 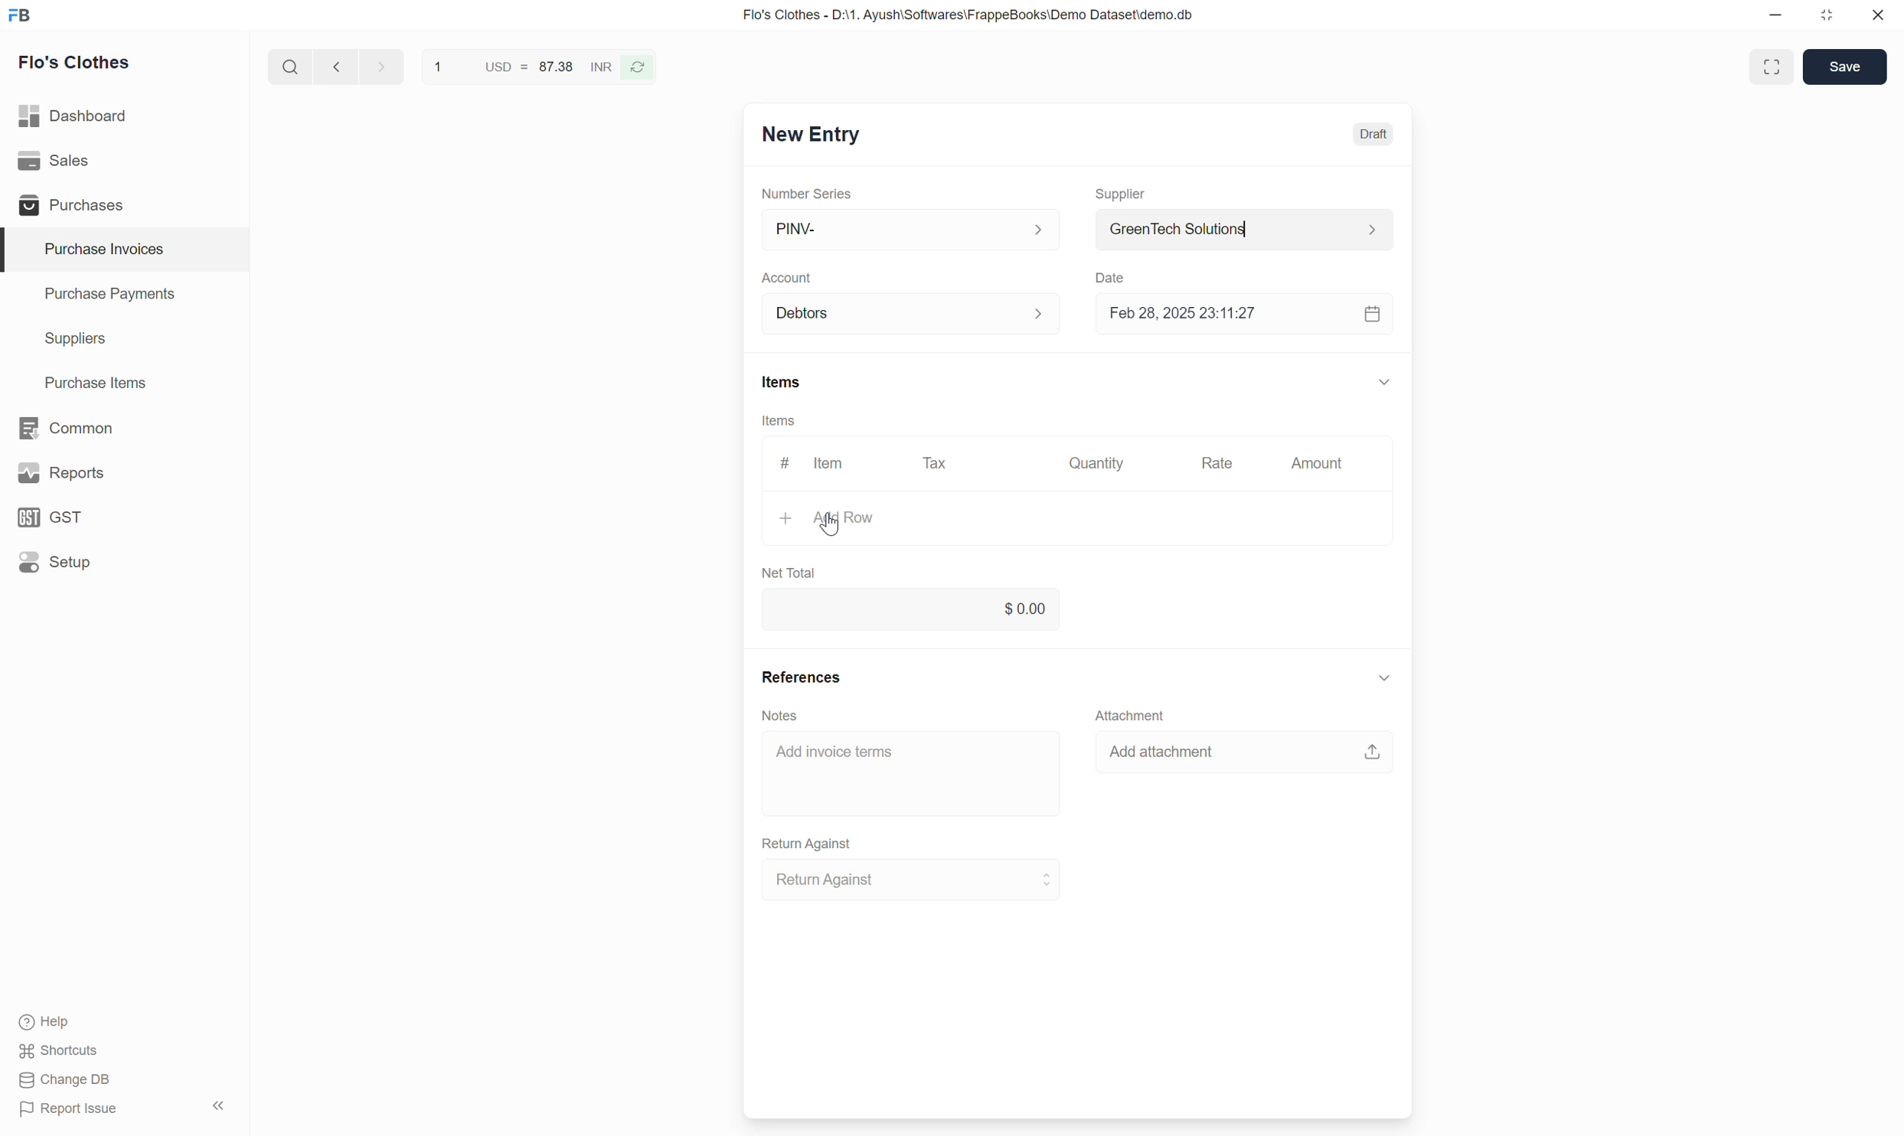 I want to click on GreenTech Solutions, so click(x=1244, y=230).